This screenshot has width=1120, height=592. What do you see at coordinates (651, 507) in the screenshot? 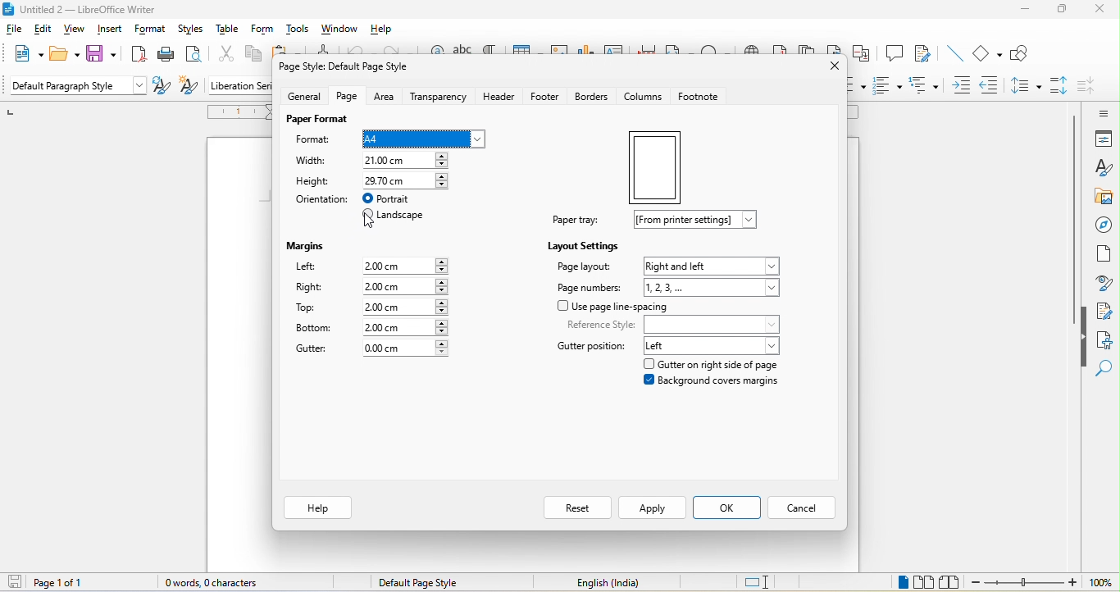
I see `apply` at bounding box center [651, 507].